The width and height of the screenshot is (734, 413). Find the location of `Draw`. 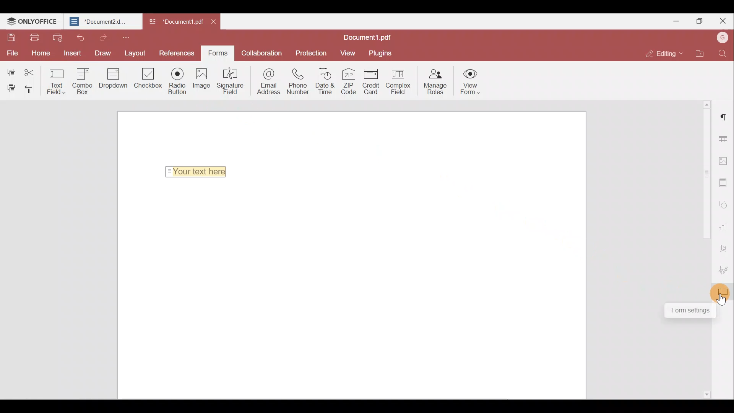

Draw is located at coordinates (100, 53).